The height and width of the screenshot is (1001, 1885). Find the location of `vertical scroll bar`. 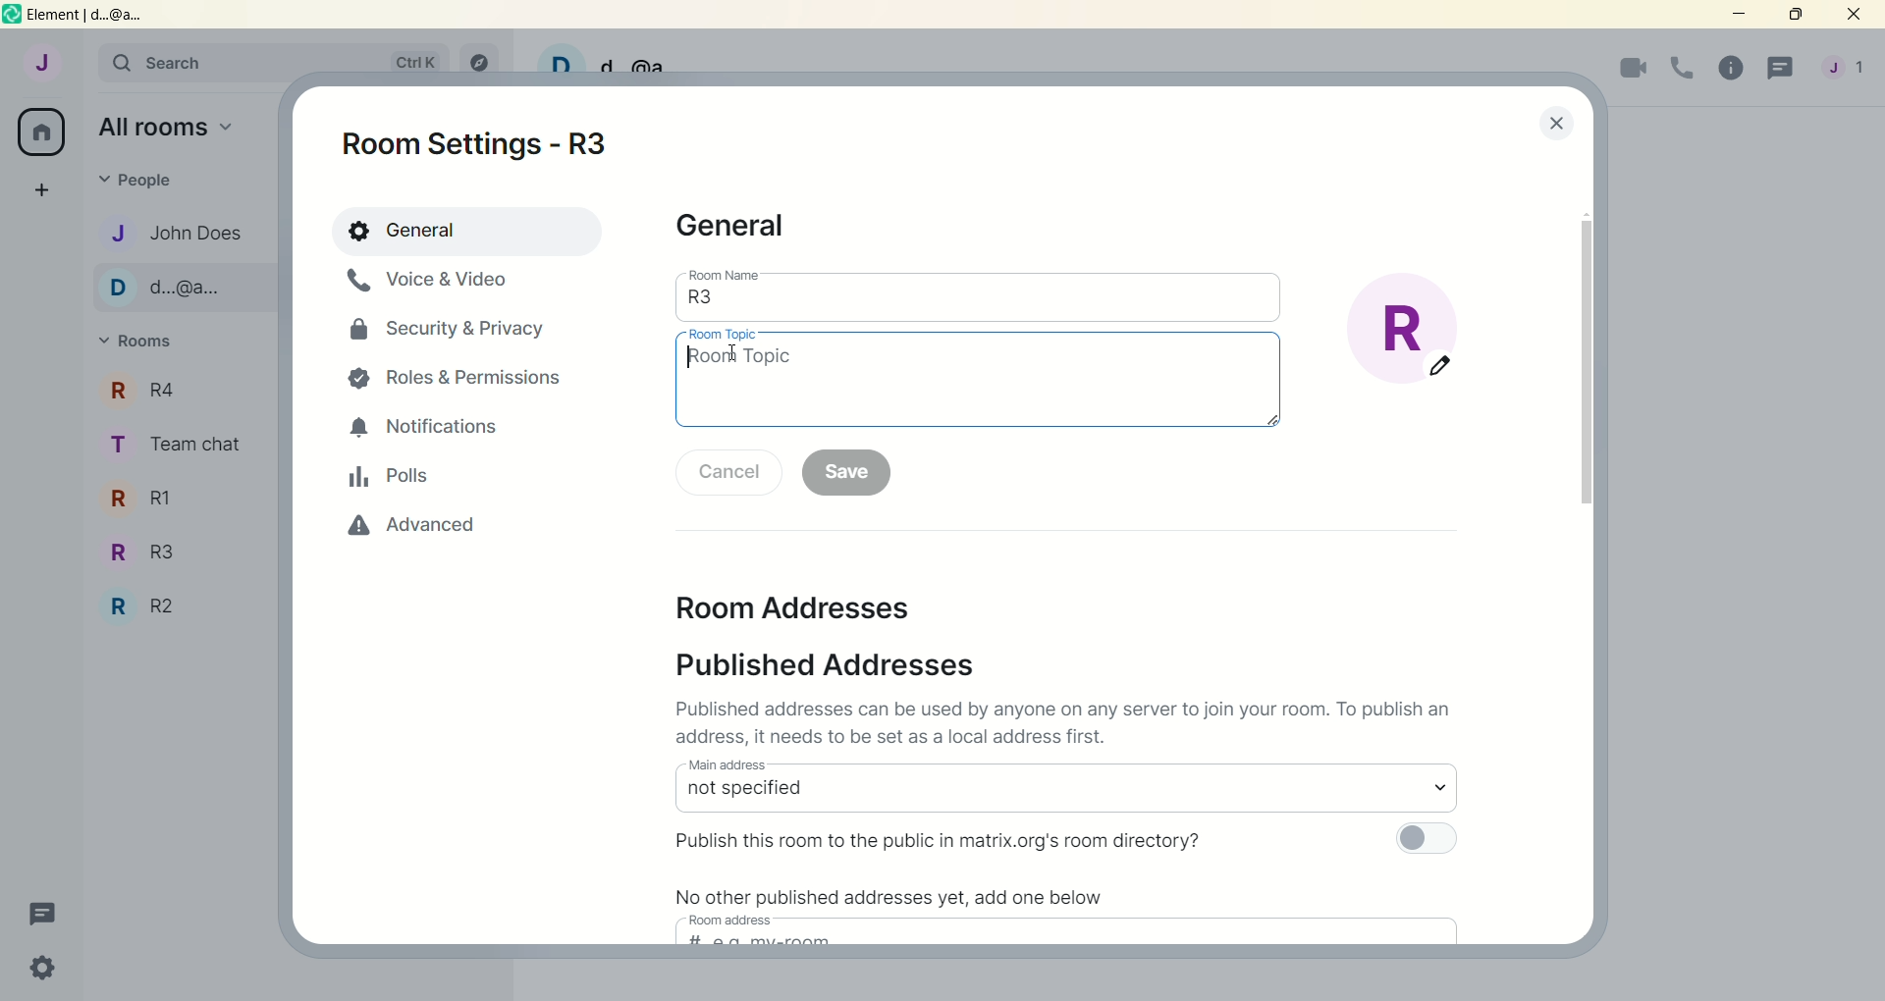

vertical scroll bar is located at coordinates (1582, 364).